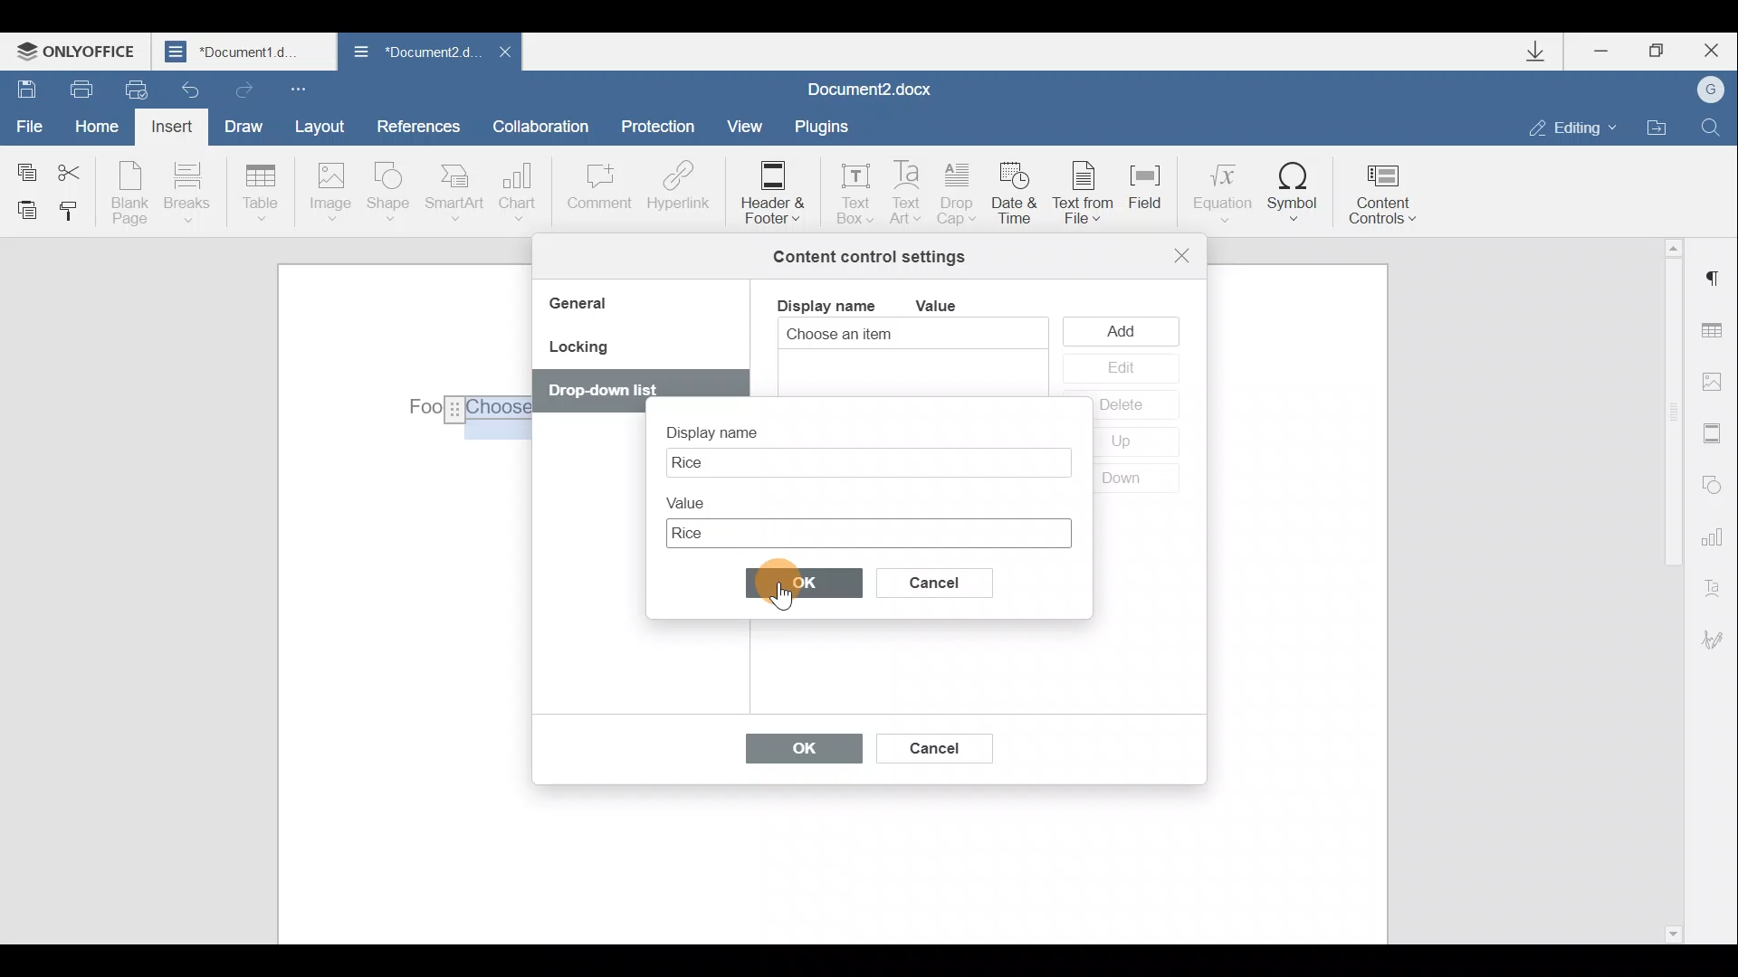 Image resolution: width=1738 pixels, height=977 pixels. I want to click on Content control settings, so click(869, 257).